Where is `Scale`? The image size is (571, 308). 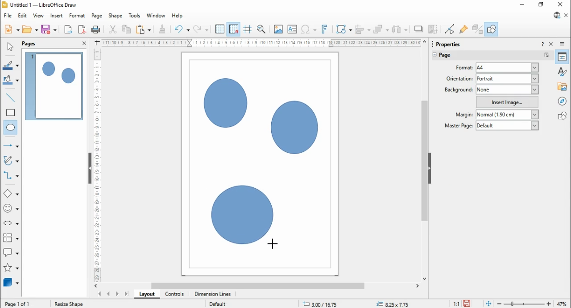
Scale is located at coordinates (261, 43).